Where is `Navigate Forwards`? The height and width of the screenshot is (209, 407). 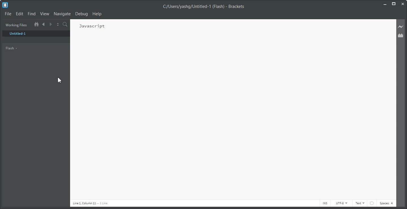
Navigate Forwards is located at coordinates (50, 25).